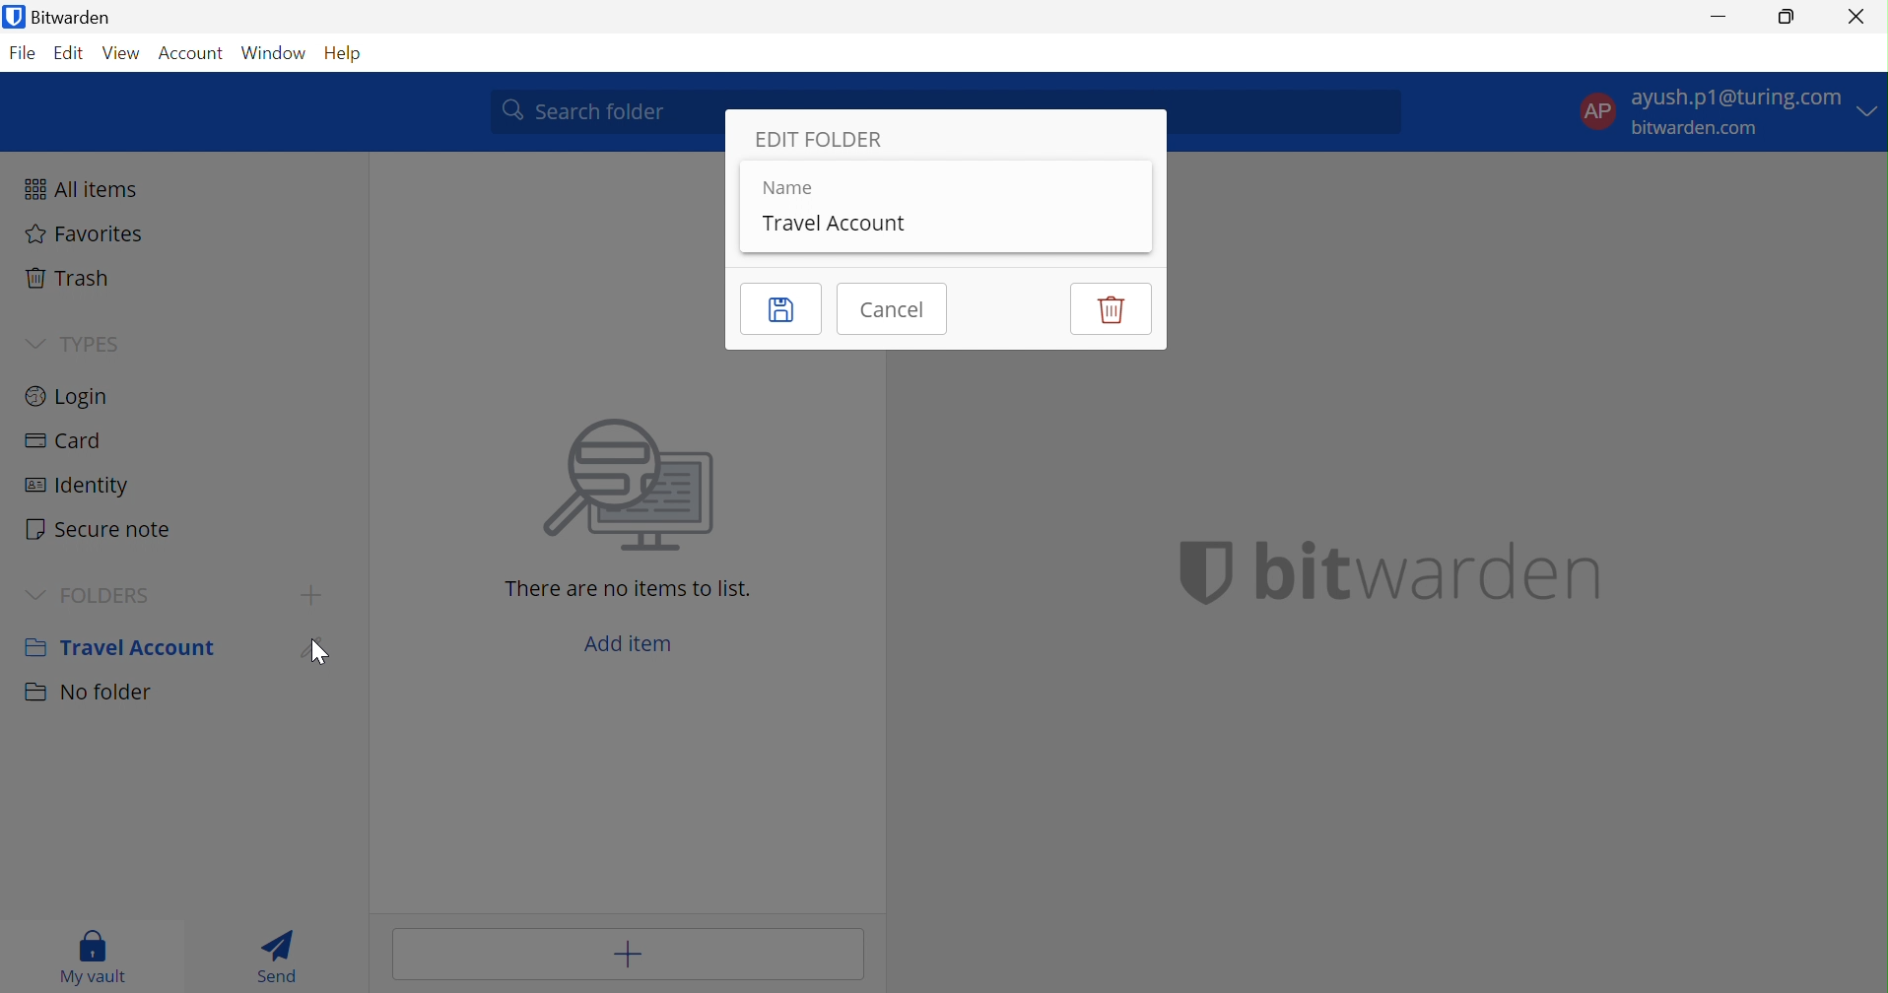 The height and width of the screenshot is (993, 1888). What do you see at coordinates (29, 343) in the screenshot?
I see `Drop Down` at bounding box center [29, 343].